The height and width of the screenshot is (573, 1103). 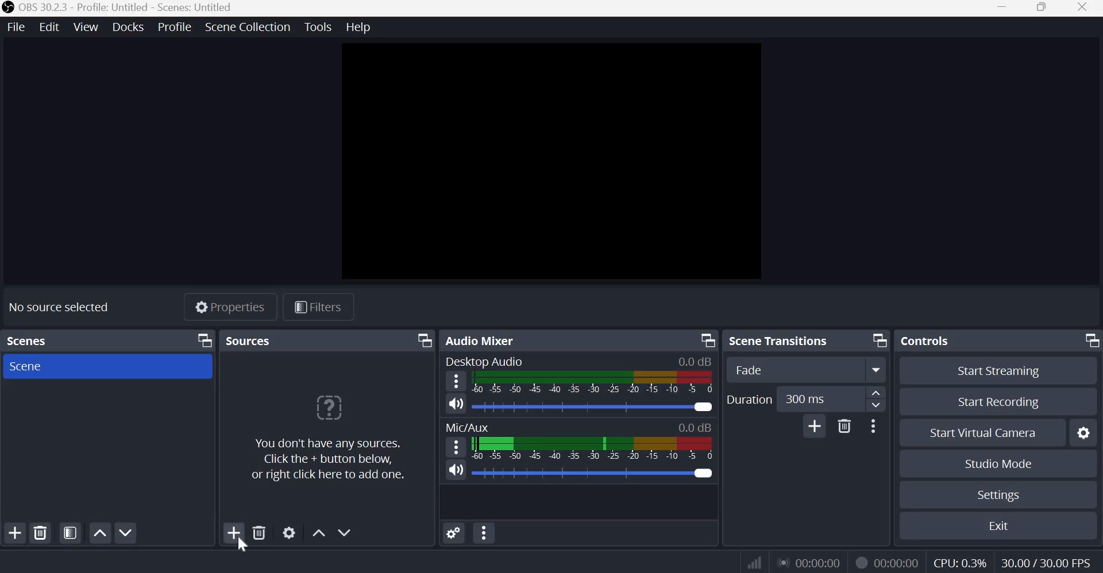 I want to click on You don't have any sources, Click the +button below, or right click here to add one. , so click(x=329, y=439).